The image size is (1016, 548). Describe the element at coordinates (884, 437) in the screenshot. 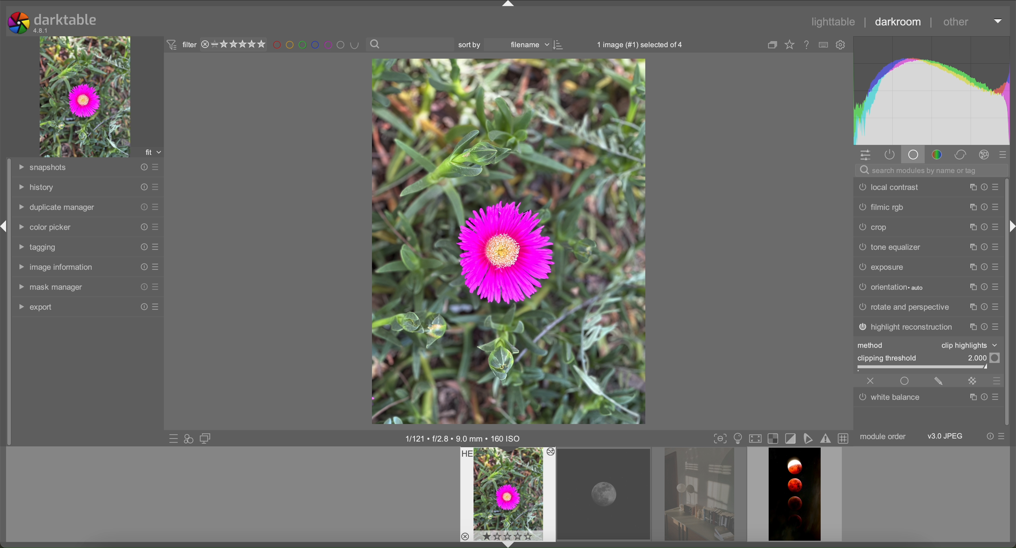

I see `module order` at that location.